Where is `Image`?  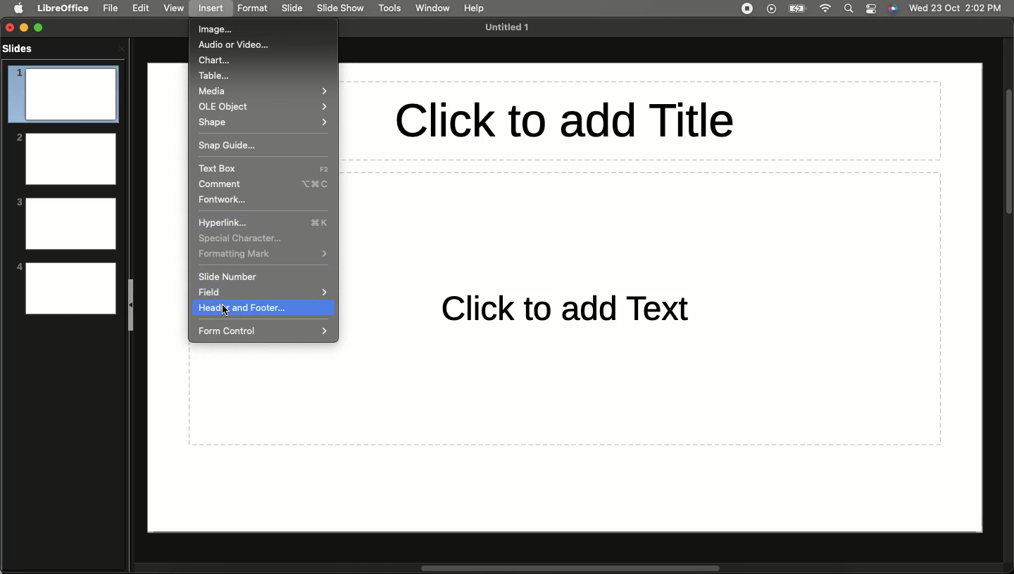
Image is located at coordinates (222, 30).